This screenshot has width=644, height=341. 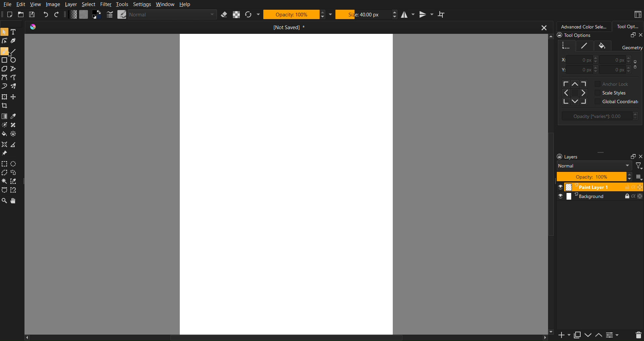 What do you see at coordinates (15, 87) in the screenshot?
I see `Brush` at bounding box center [15, 87].